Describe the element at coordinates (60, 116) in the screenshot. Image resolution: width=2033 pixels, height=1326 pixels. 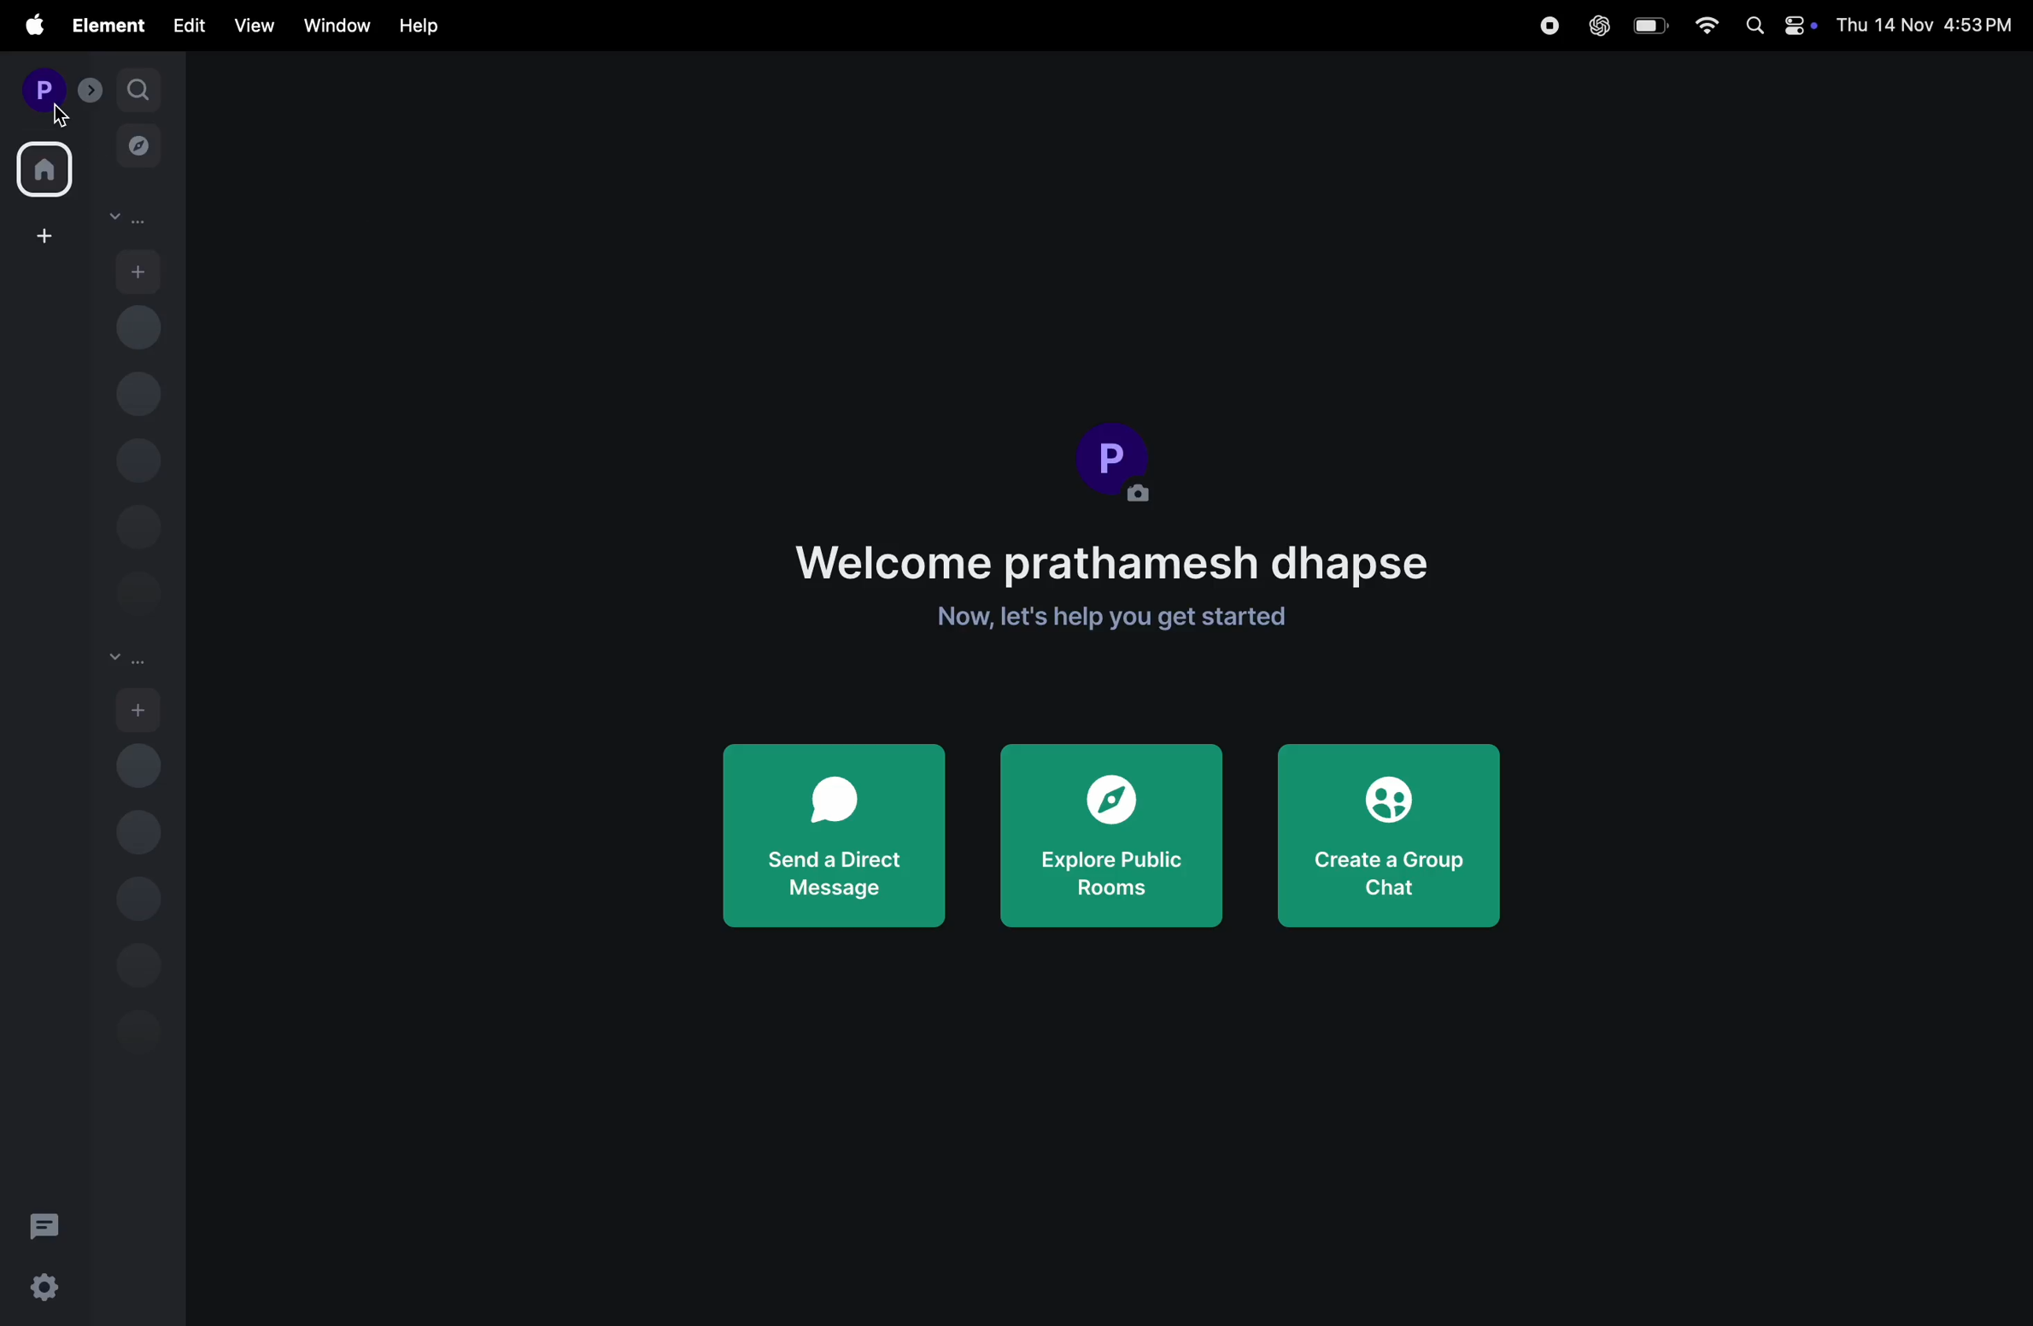
I see `cursor` at that location.